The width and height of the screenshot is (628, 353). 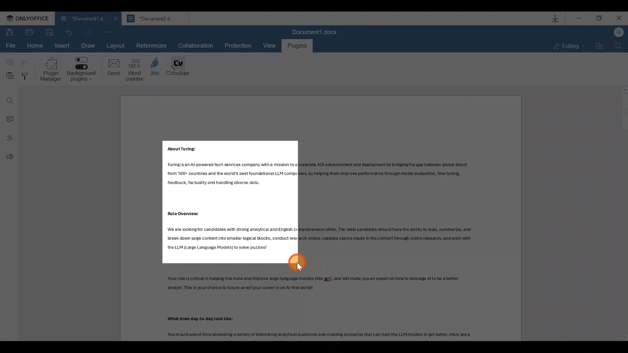 What do you see at coordinates (28, 19) in the screenshot?
I see `ONLYOFFICE` at bounding box center [28, 19].